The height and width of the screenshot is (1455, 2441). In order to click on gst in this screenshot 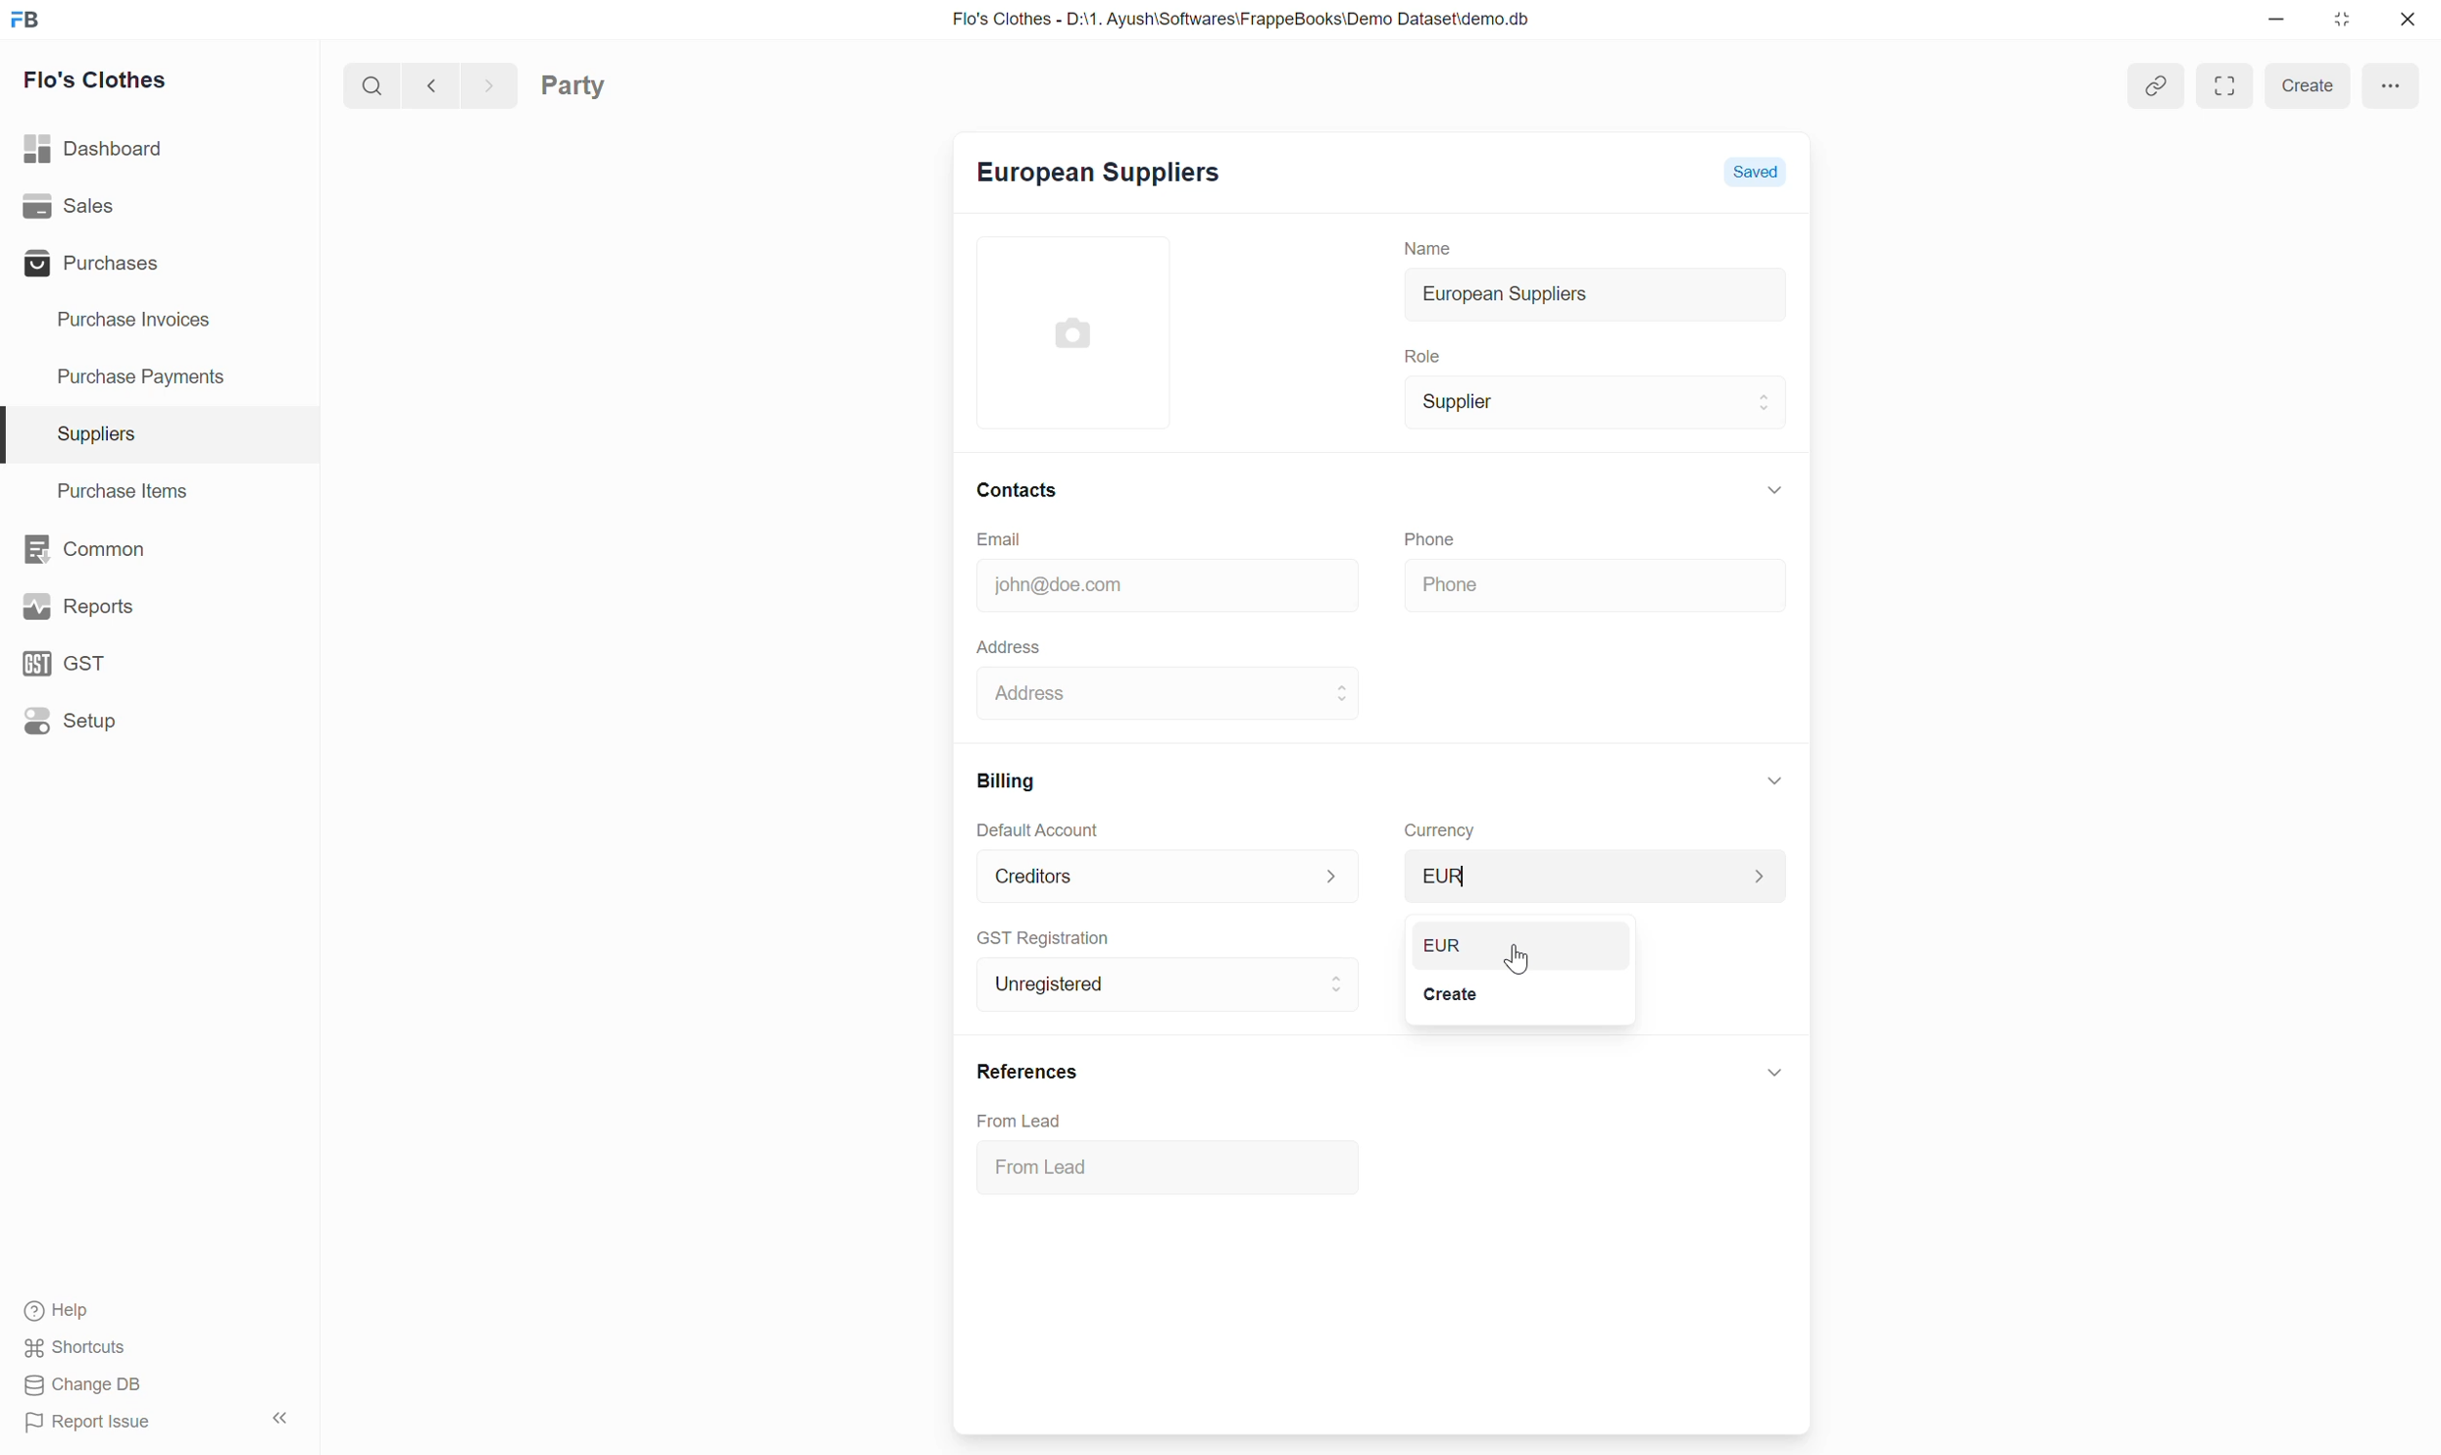, I will do `click(63, 664)`.